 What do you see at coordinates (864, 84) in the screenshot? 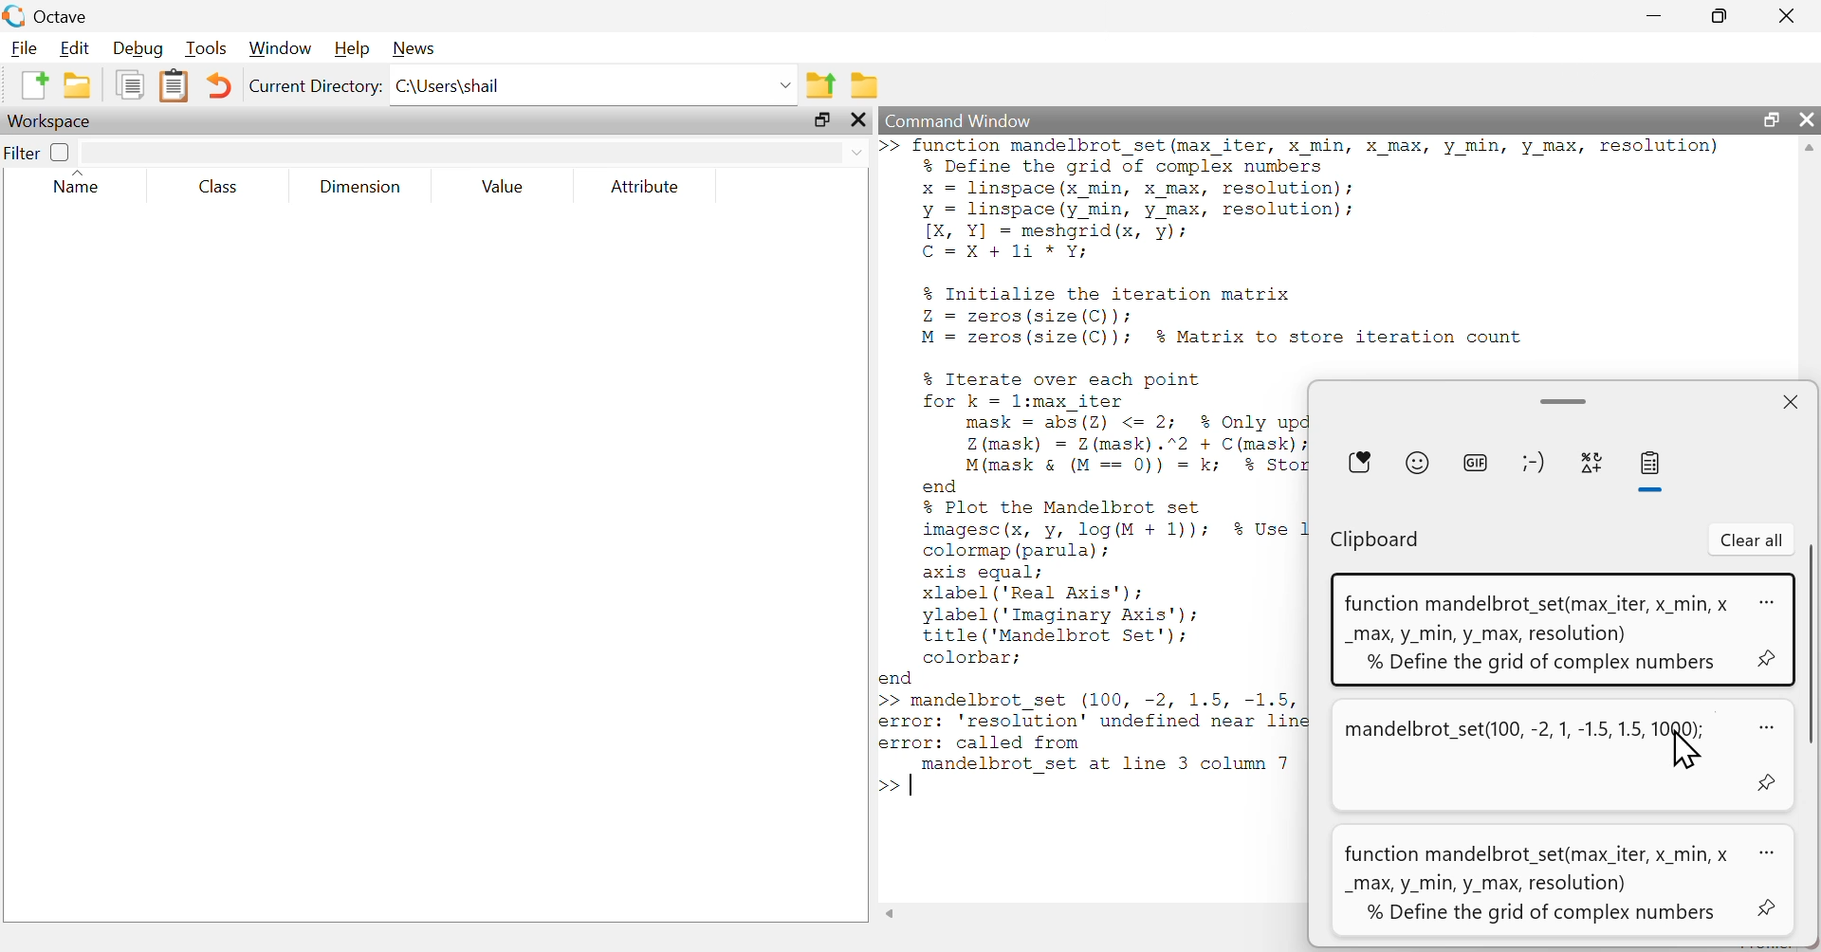
I see `Browse directories` at bounding box center [864, 84].